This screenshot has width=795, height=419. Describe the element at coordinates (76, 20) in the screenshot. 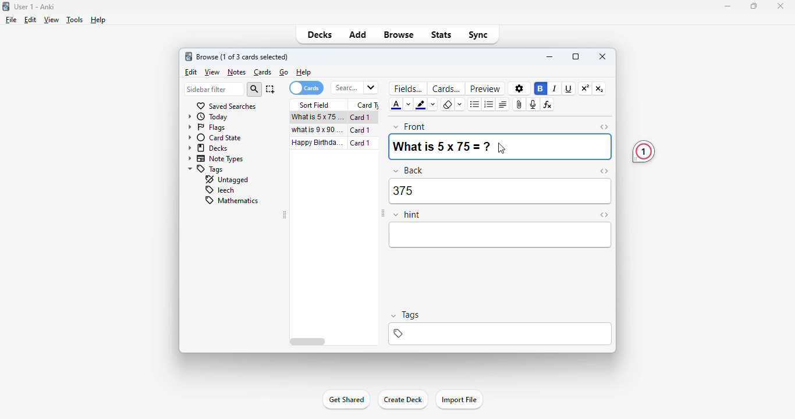

I see `tools` at that location.